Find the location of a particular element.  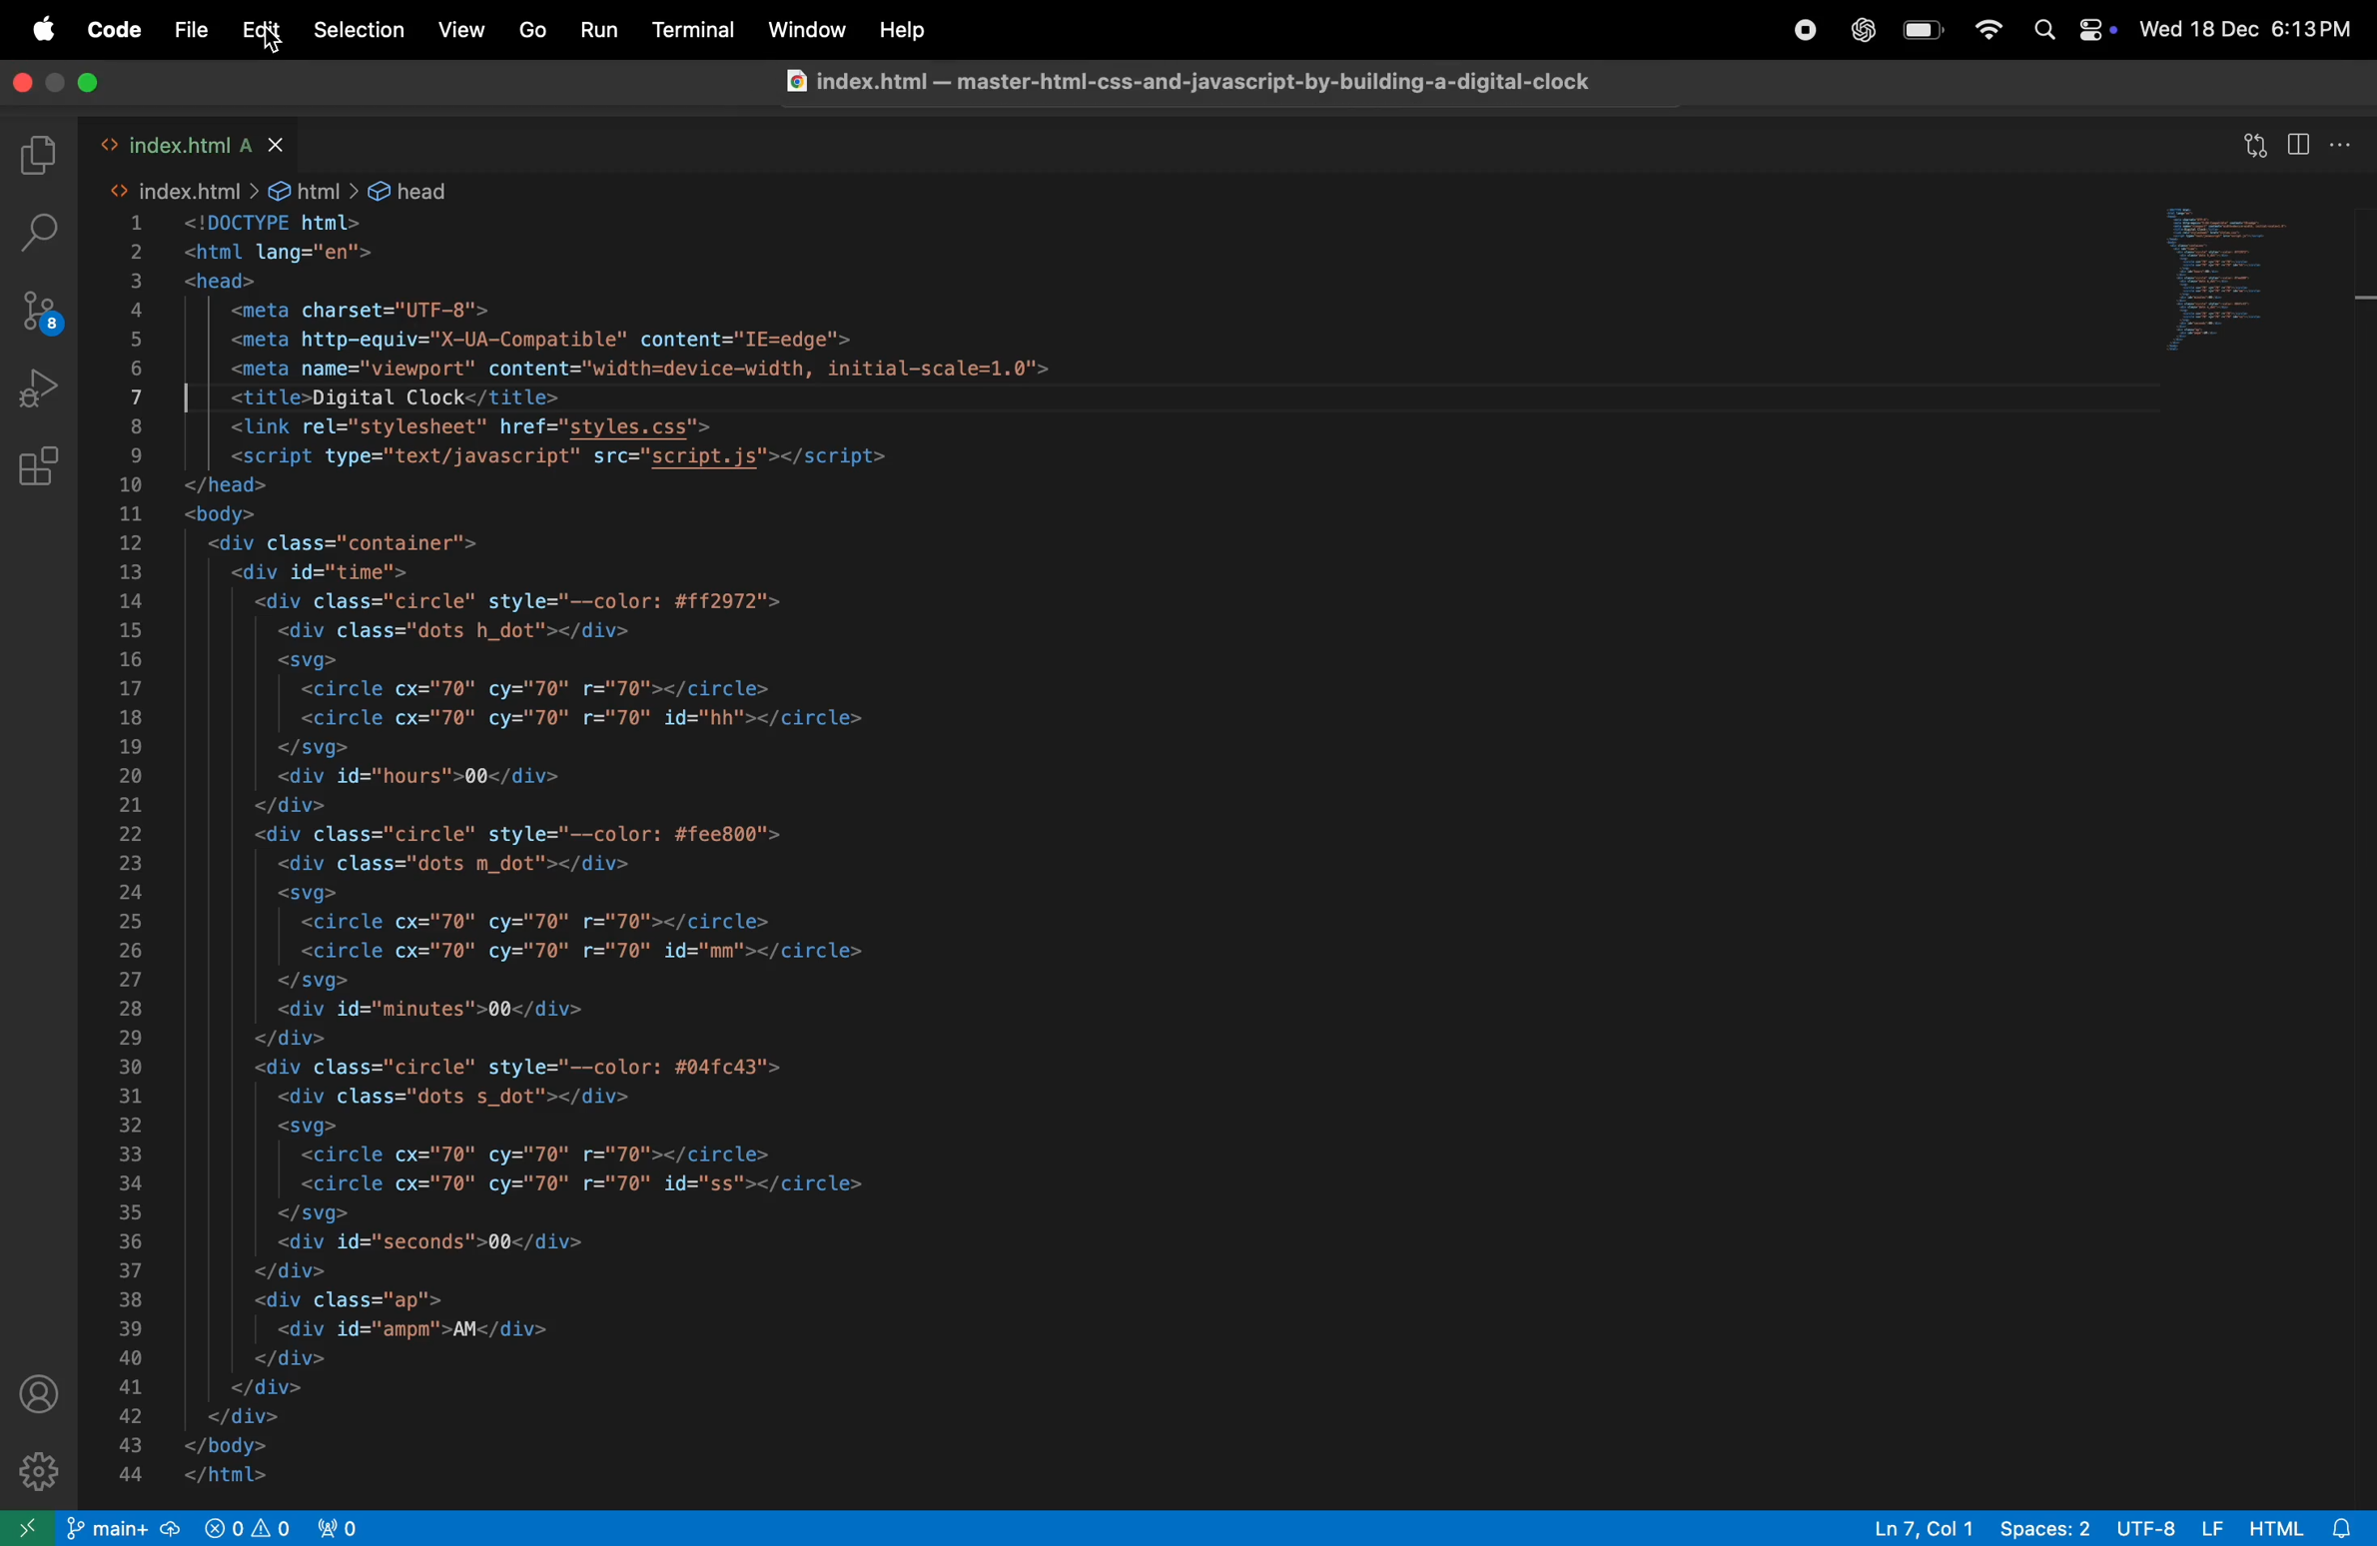

run debug is located at coordinates (41, 392).